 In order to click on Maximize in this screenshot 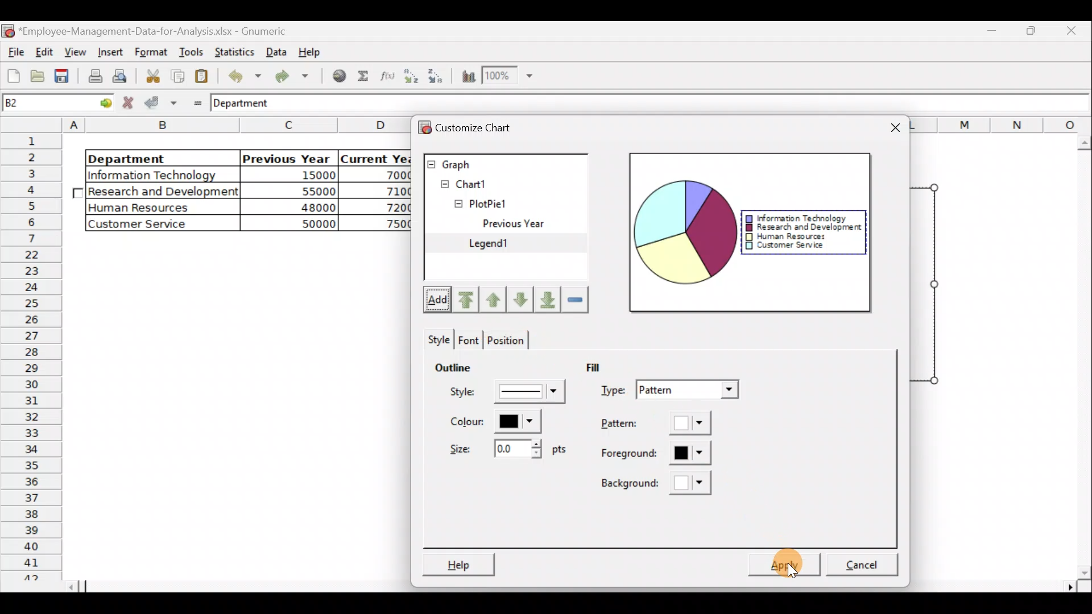, I will do `click(996, 32)`.